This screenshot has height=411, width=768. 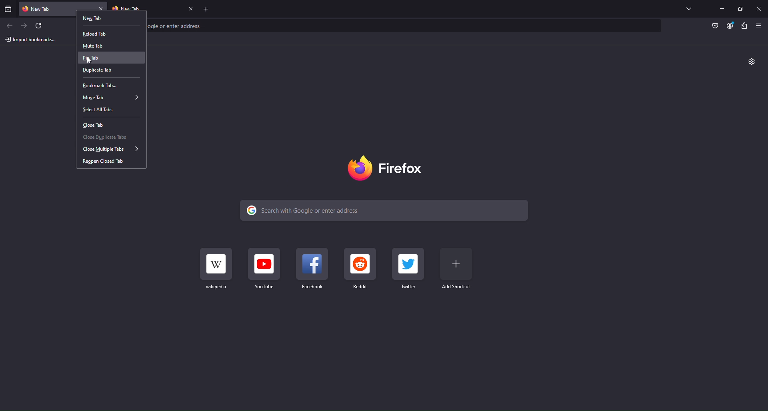 What do you see at coordinates (105, 45) in the screenshot?
I see `Mute Tab` at bounding box center [105, 45].